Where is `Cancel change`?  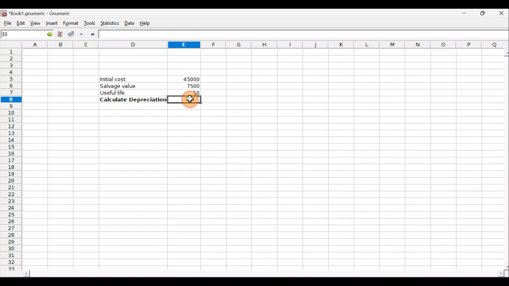 Cancel change is located at coordinates (60, 34).